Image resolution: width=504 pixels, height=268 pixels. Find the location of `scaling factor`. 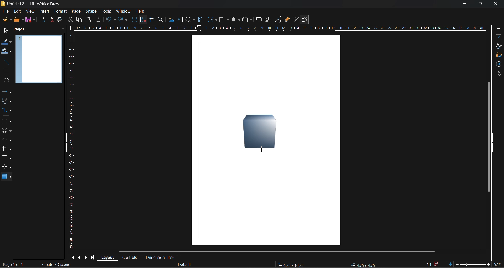

scaling factor is located at coordinates (428, 263).